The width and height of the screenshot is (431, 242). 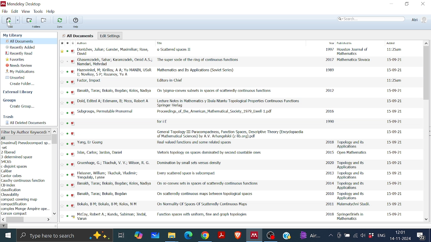 I want to click on Favorites, so click(x=21, y=60).